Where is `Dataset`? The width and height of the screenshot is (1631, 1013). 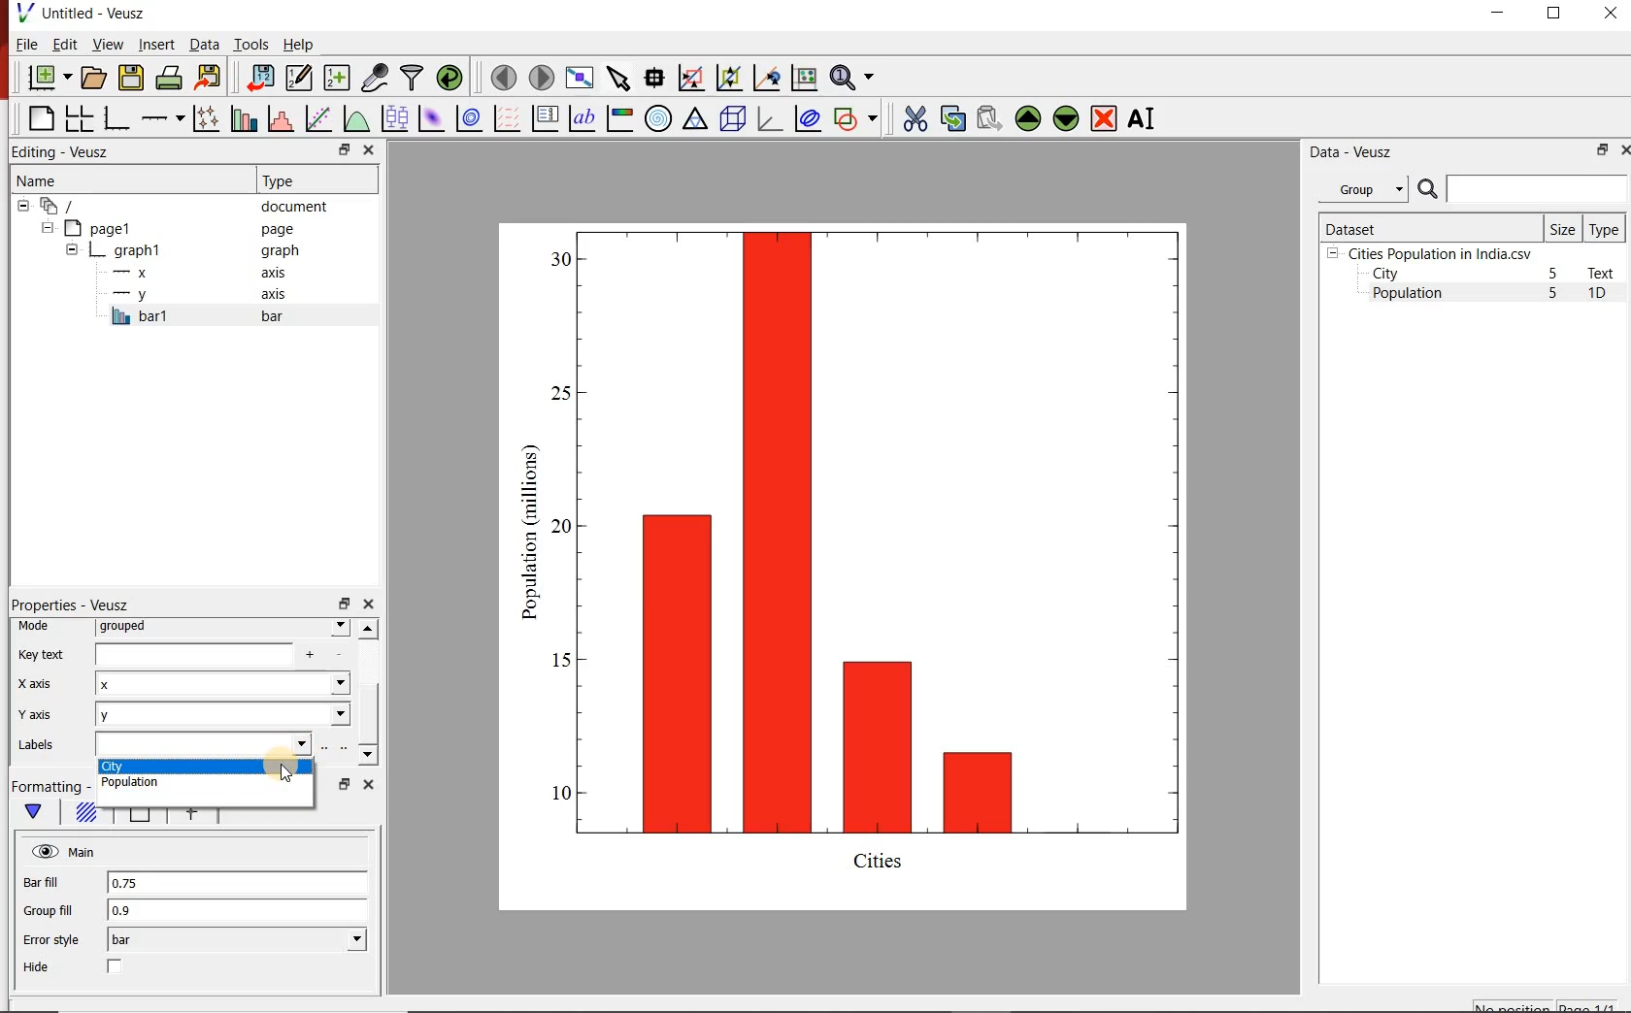 Dataset is located at coordinates (1428, 227).